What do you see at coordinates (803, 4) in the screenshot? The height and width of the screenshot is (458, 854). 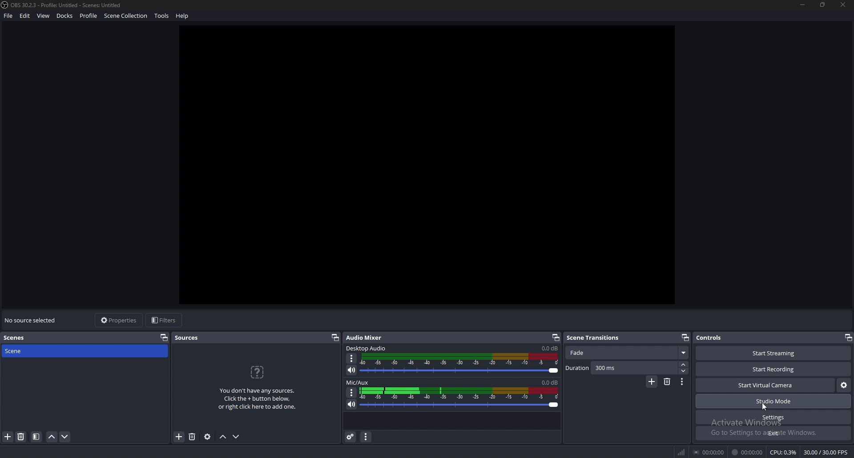 I see `minimize` at bounding box center [803, 4].